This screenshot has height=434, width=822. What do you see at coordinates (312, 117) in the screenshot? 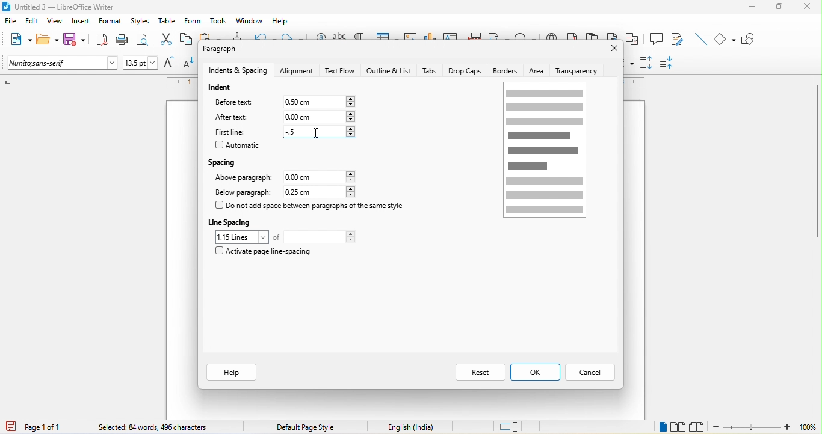
I see `0.00 cm` at bounding box center [312, 117].